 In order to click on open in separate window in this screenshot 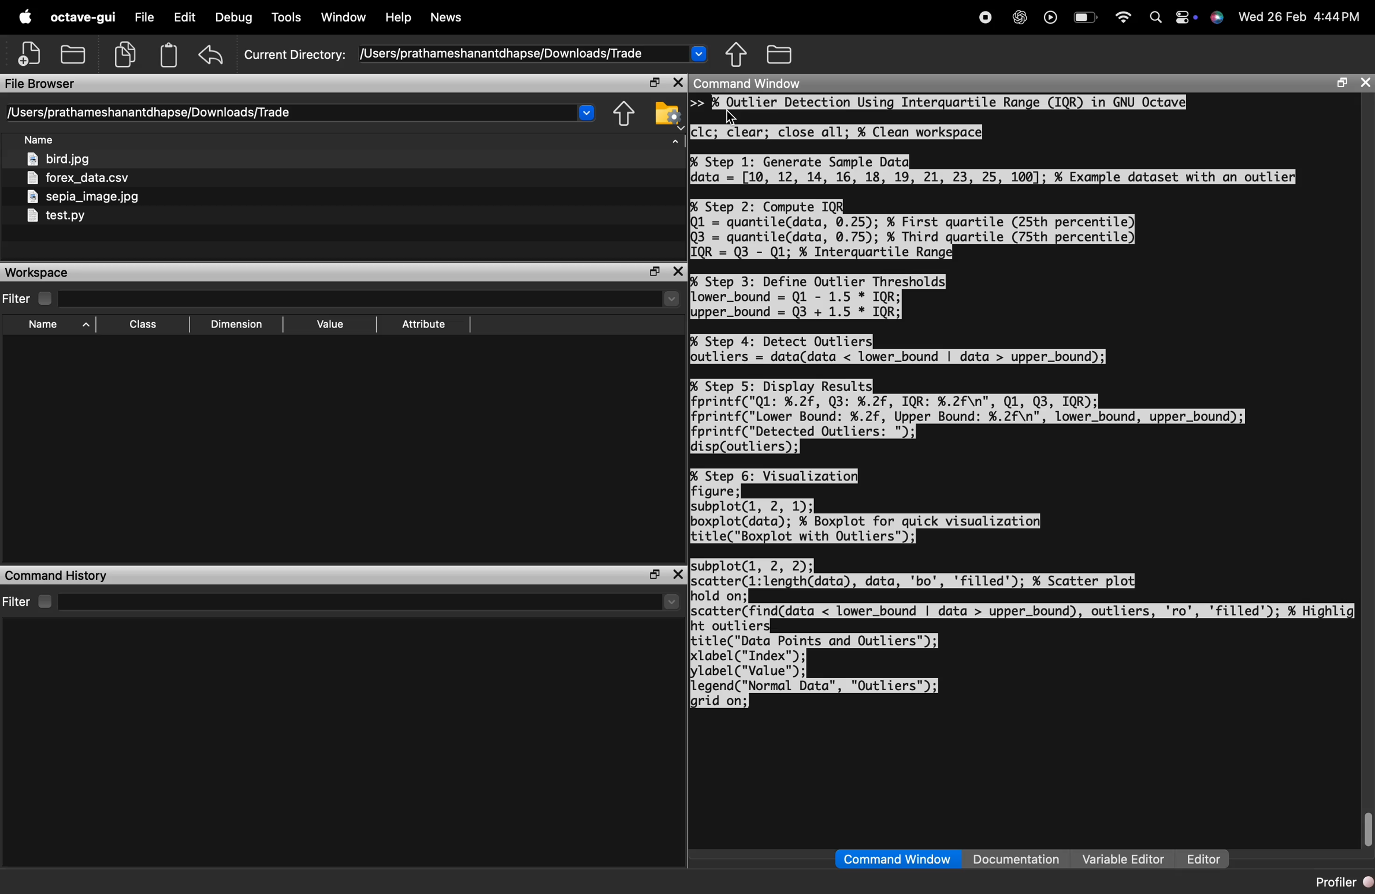, I will do `click(656, 82)`.